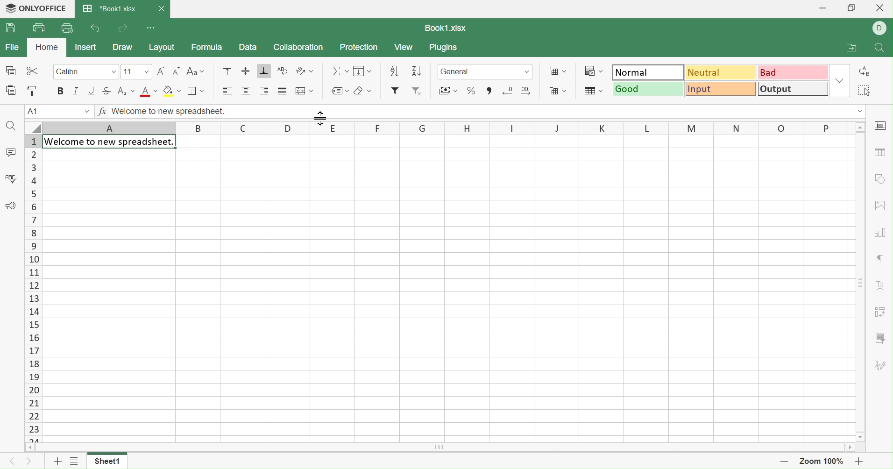  What do you see at coordinates (442, 448) in the screenshot?
I see `Scroll Bar` at bounding box center [442, 448].